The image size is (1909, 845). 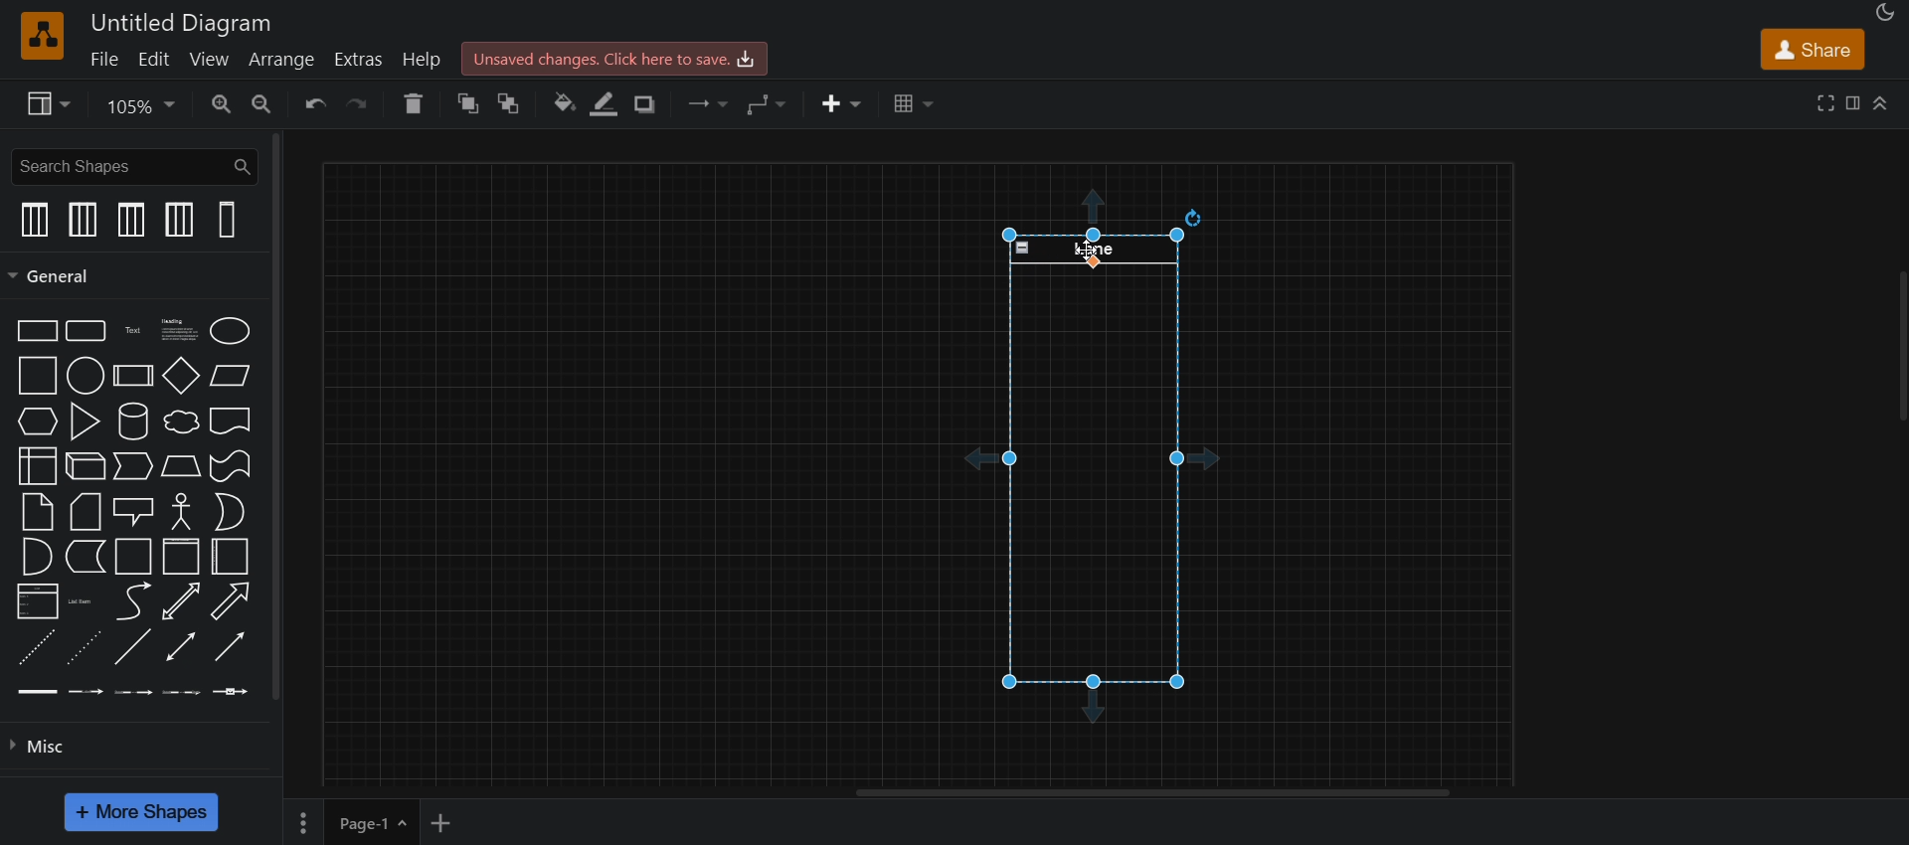 What do you see at coordinates (84, 600) in the screenshot?
I see `list item` at bounding box center [84, 600].